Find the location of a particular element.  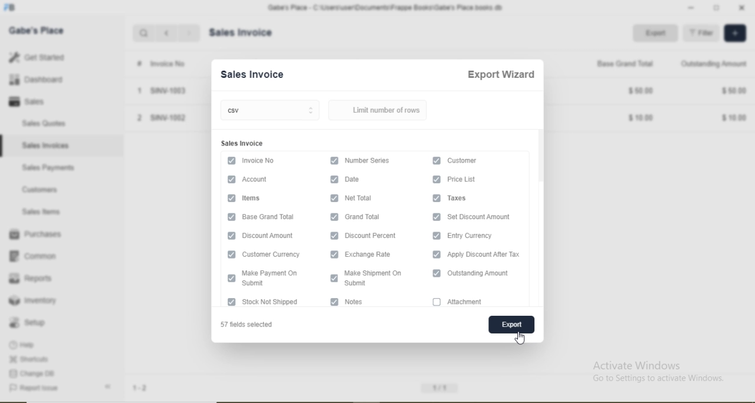

I Fep————
Submit is located at coordinates (275, 279).